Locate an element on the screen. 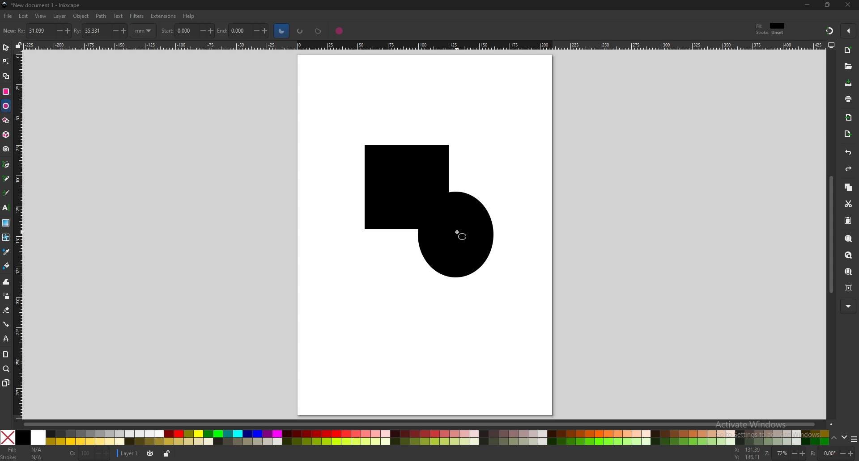 The height and width of the screenshot is (461, 859). stroke is located at coordinates (24, 458).